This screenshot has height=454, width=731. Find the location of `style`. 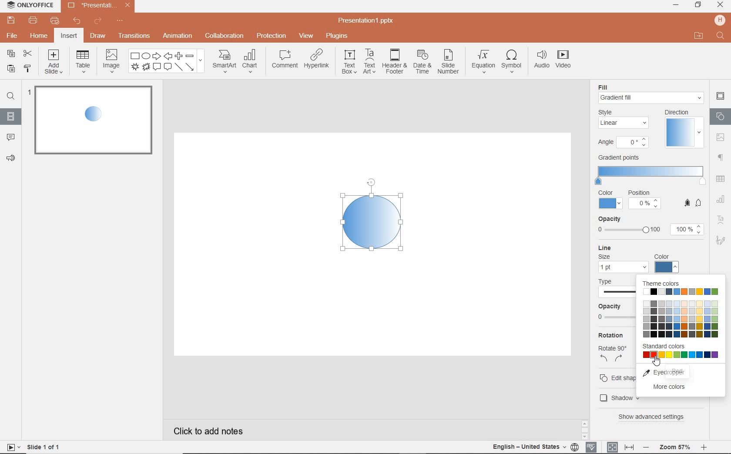

style is located at coordinates (625, 119).